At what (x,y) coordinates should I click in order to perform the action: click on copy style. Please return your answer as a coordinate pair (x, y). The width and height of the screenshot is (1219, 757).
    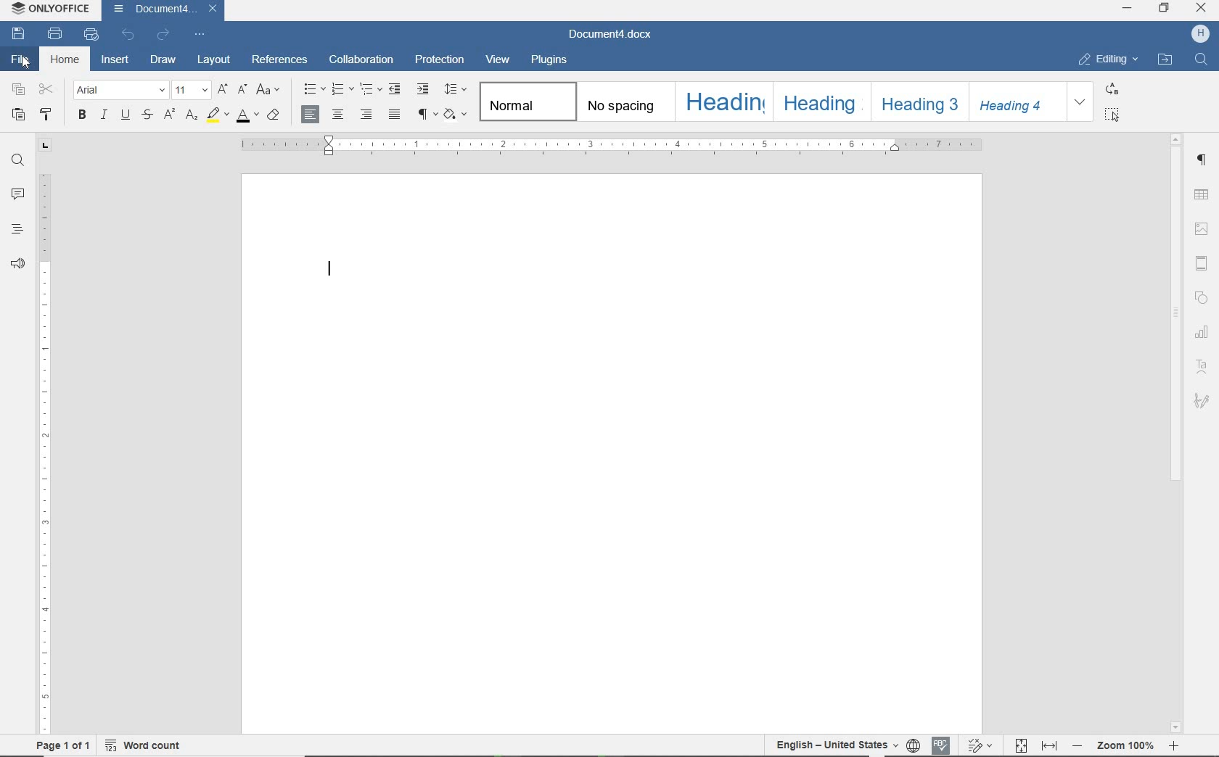
    Looking at the image, I should click on (48, 116).